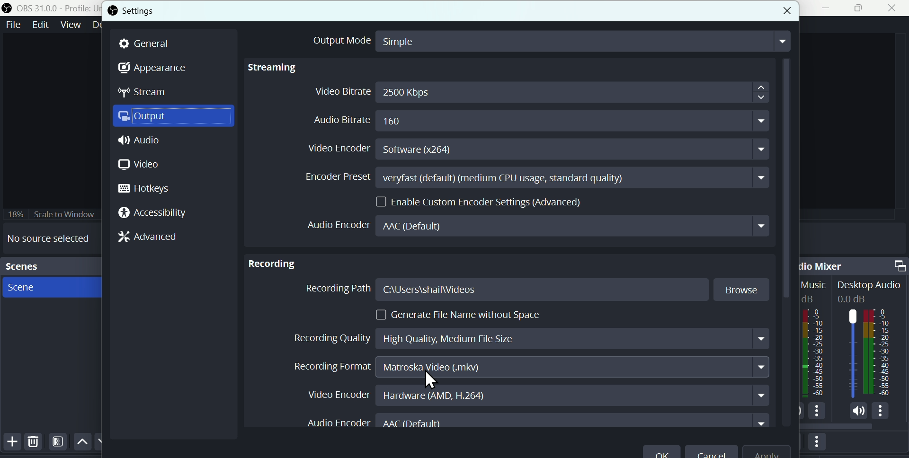 Image resolution: width=909 pixels, height=458 pixels. I want to click on Browse, so click(742, 289).